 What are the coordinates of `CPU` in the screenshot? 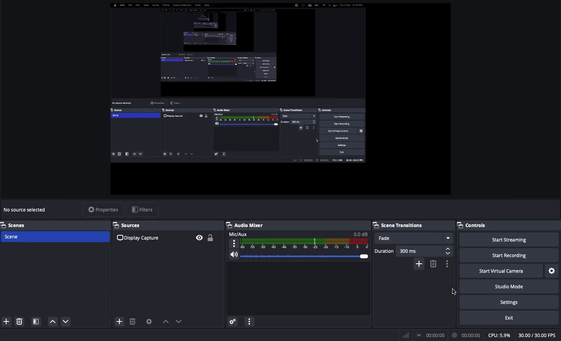 It's located at (499, 336).